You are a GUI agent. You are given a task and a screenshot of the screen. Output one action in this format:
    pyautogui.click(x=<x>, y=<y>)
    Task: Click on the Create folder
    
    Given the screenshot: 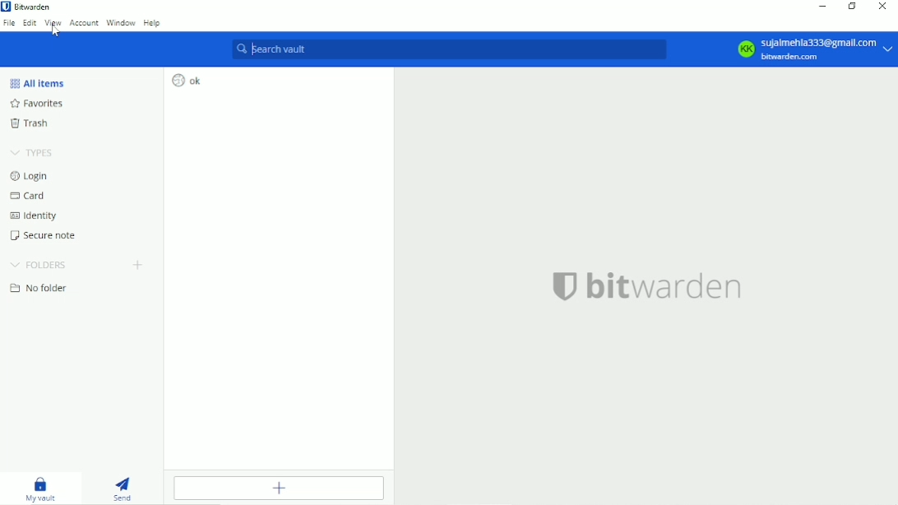 What is the action you would take?
    pyautogui.click(x=137, y=265)
    